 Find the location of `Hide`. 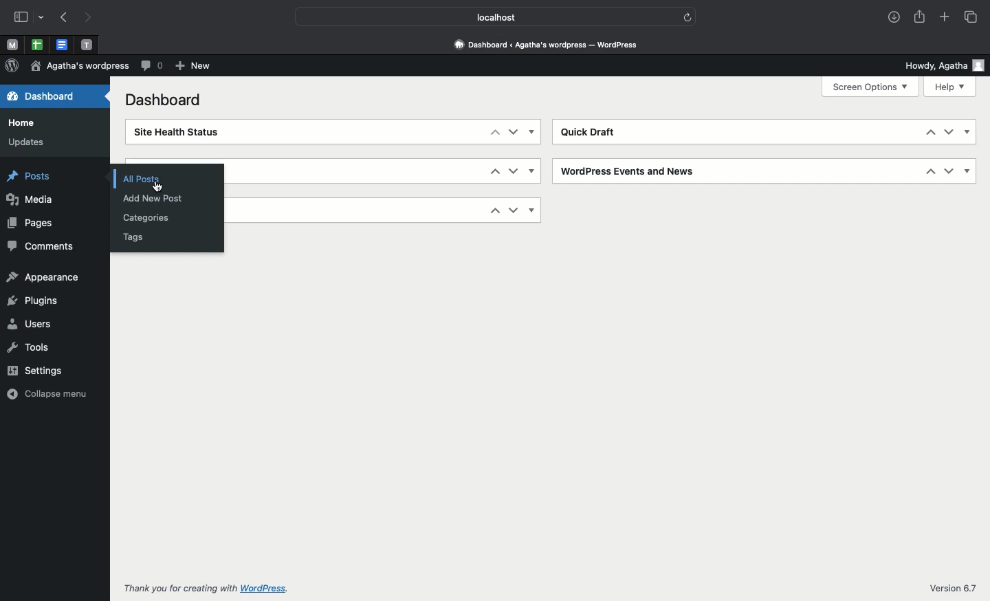

Hide is located at coordinates (533, 172).